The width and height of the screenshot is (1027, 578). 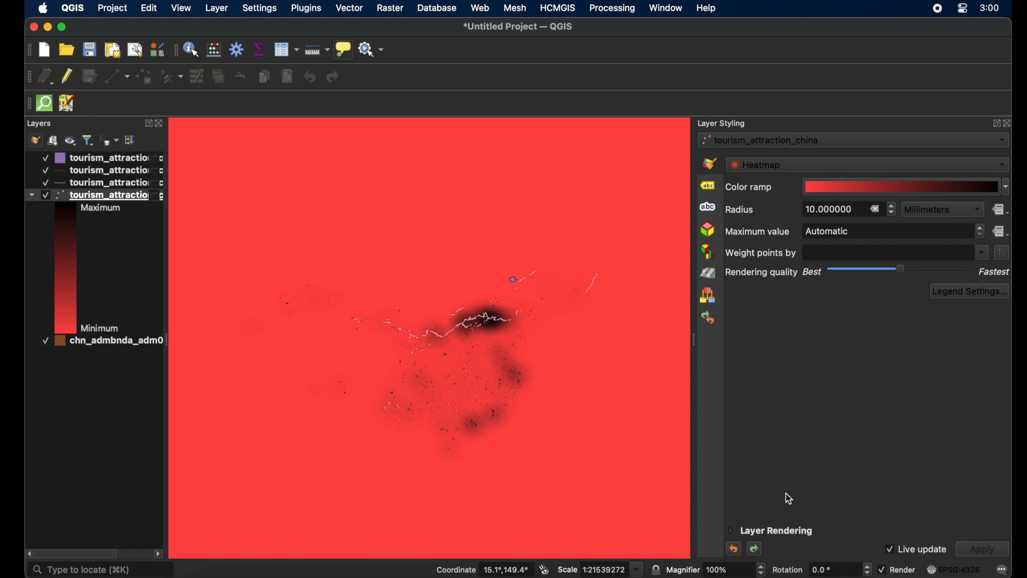 What do you see at coordinates (287, 49) in the screenshot?
I see `open attribute table` at bounding box center [287, 49].